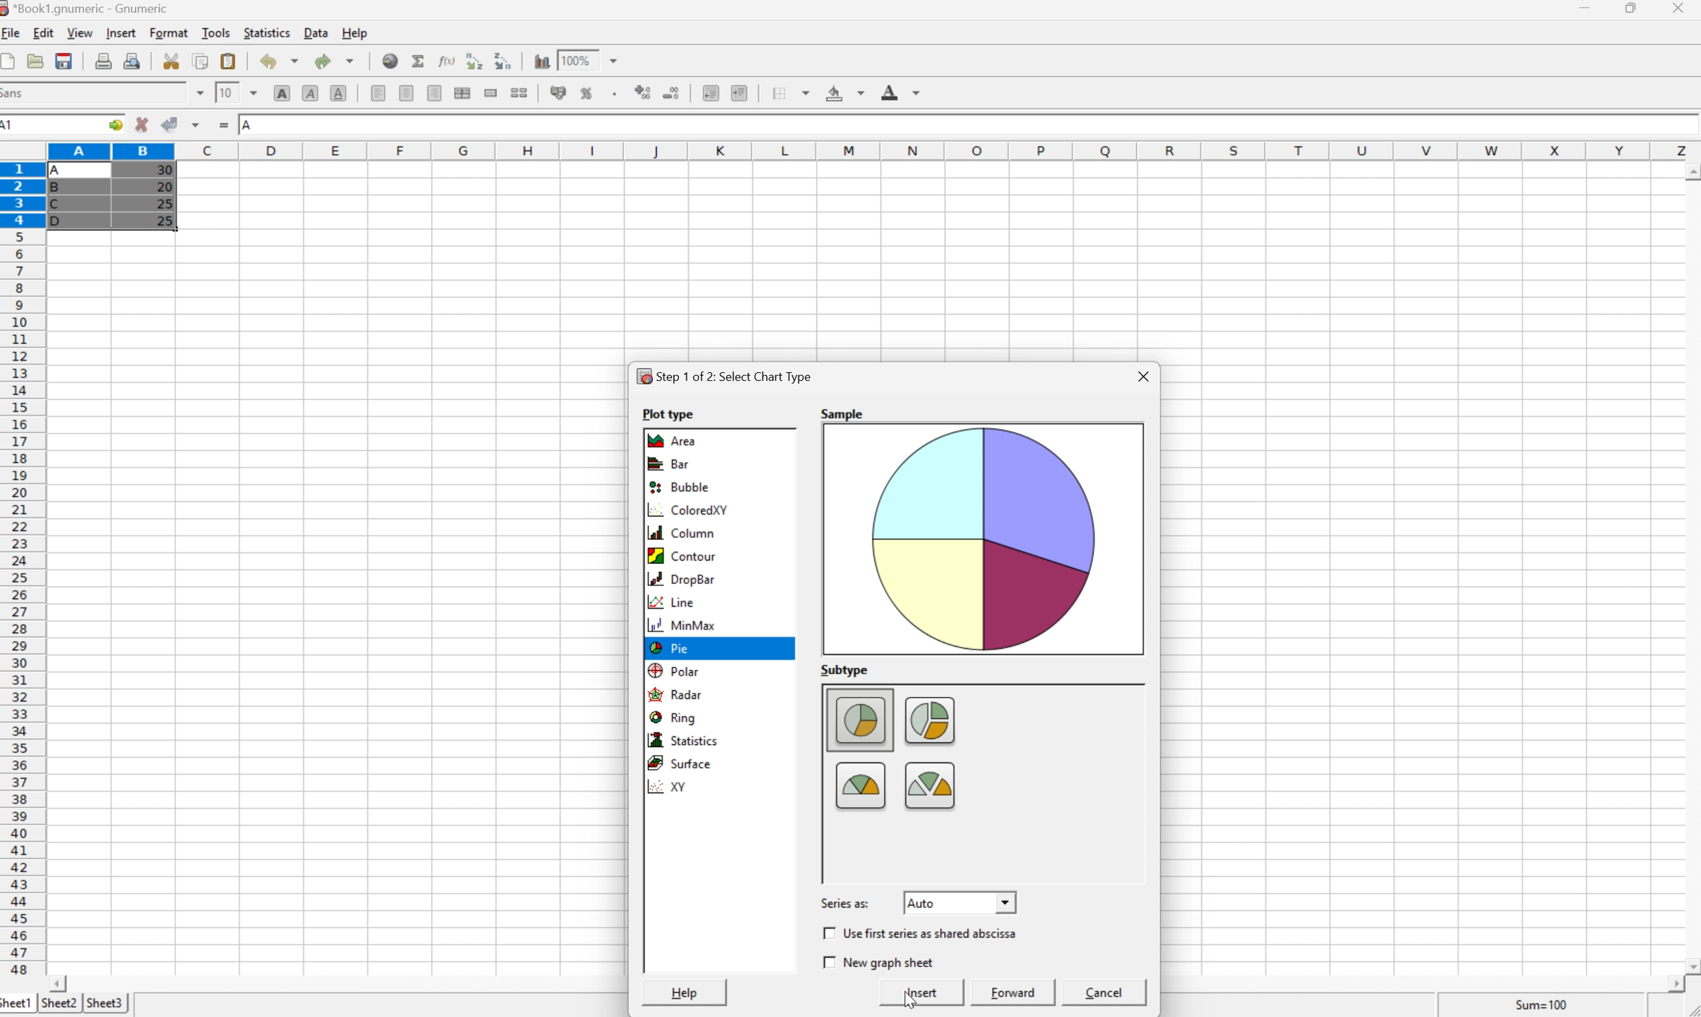 Image resolution: width=1701 pixels, height=1017 pixels. I want to click on Subtype, so click(843, 668).